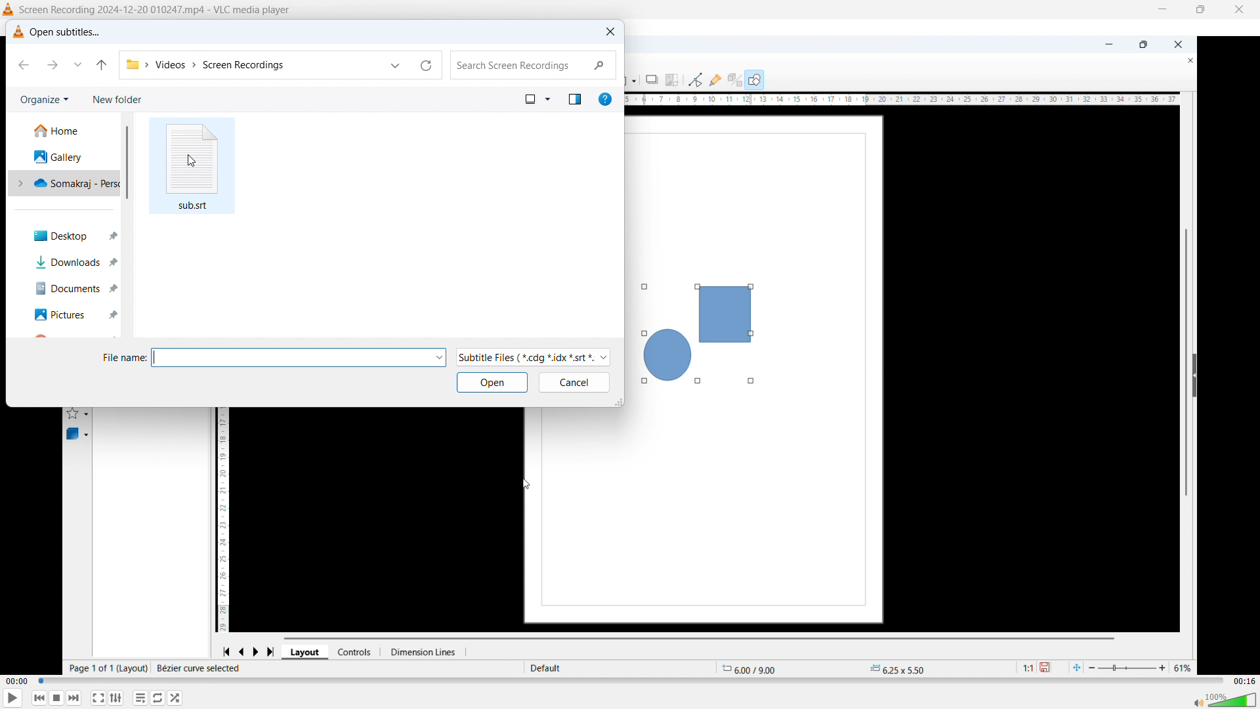 The width and height of the screenshot is (1260, 709). I want to click on save, so click(1049, 668).